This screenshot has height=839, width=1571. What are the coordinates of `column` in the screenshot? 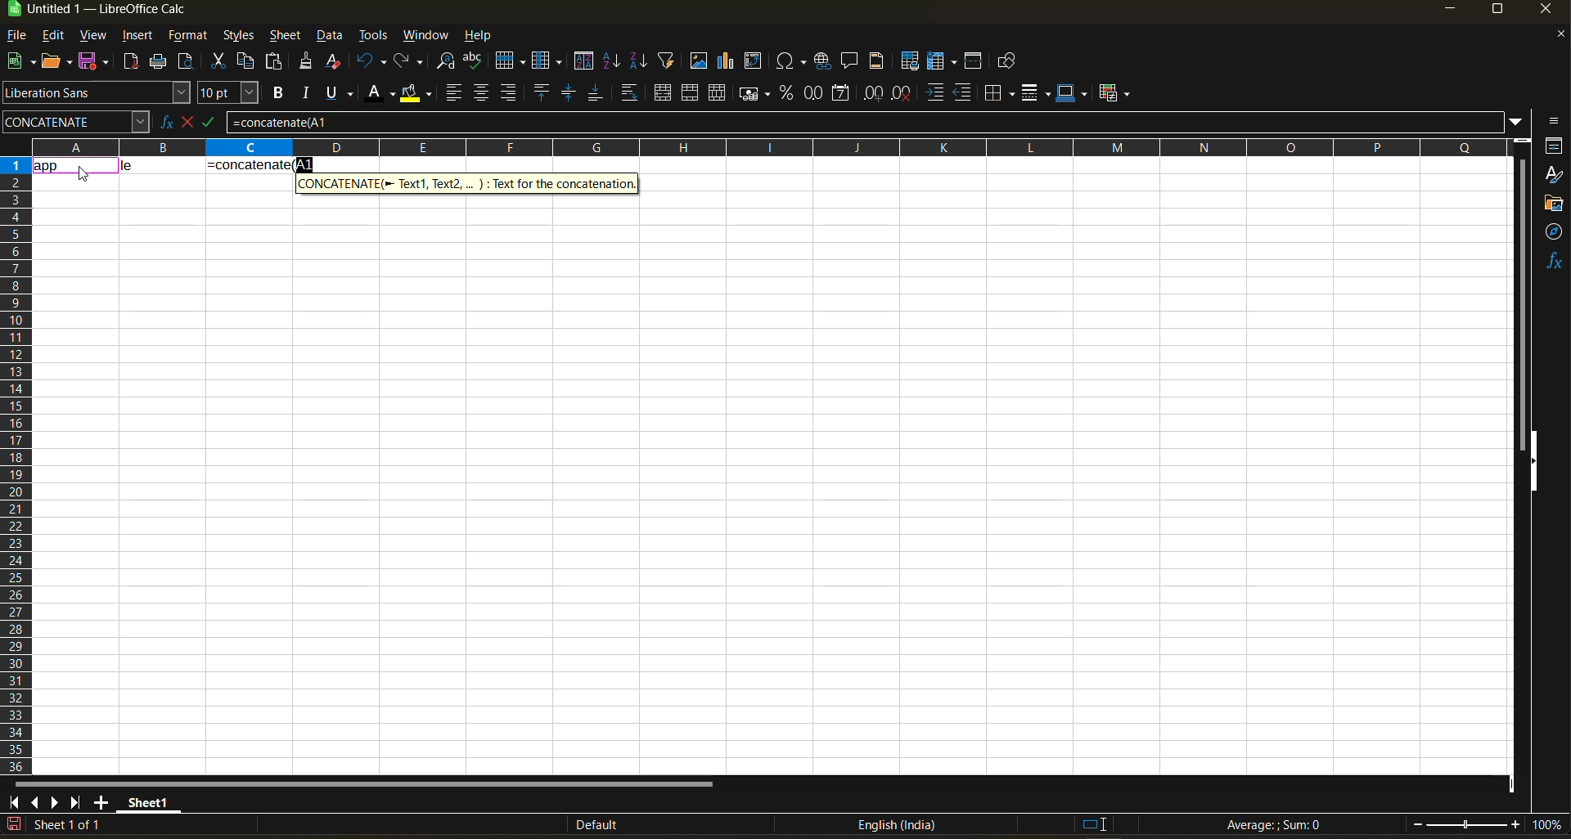 It's located at (549, 63).